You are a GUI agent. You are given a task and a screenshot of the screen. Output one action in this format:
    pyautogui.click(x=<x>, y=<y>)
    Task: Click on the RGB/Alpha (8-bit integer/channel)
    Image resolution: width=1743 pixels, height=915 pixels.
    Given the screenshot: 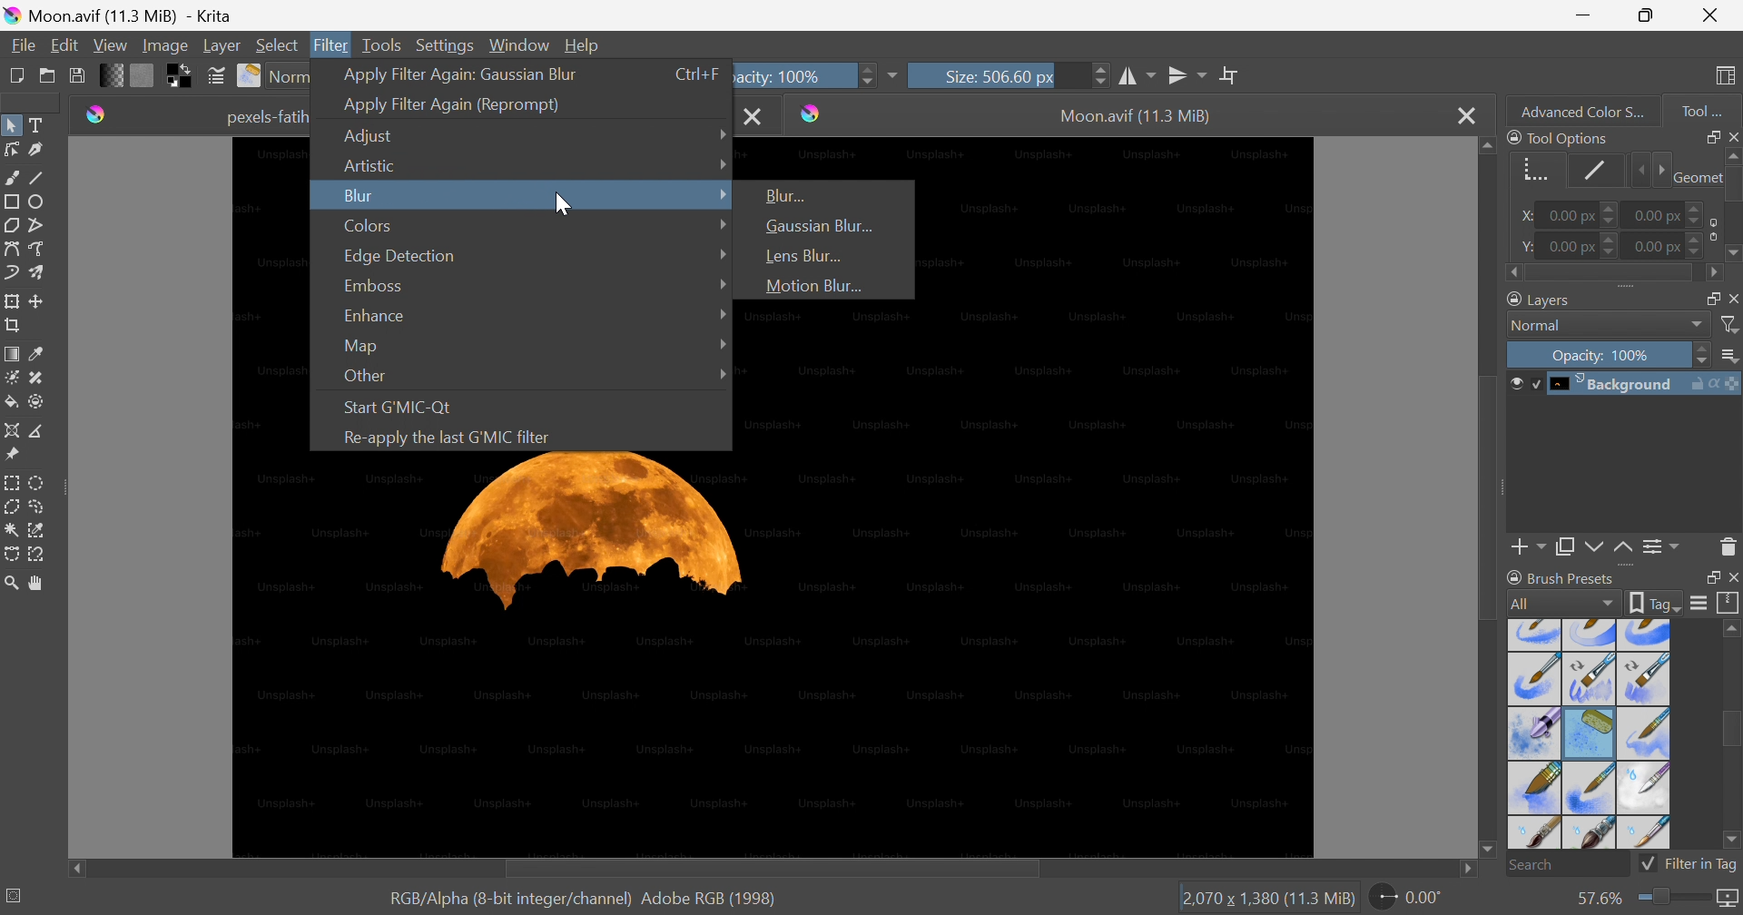 What is the action you would take?
    pyautogui.click(x=507, y=900)
    